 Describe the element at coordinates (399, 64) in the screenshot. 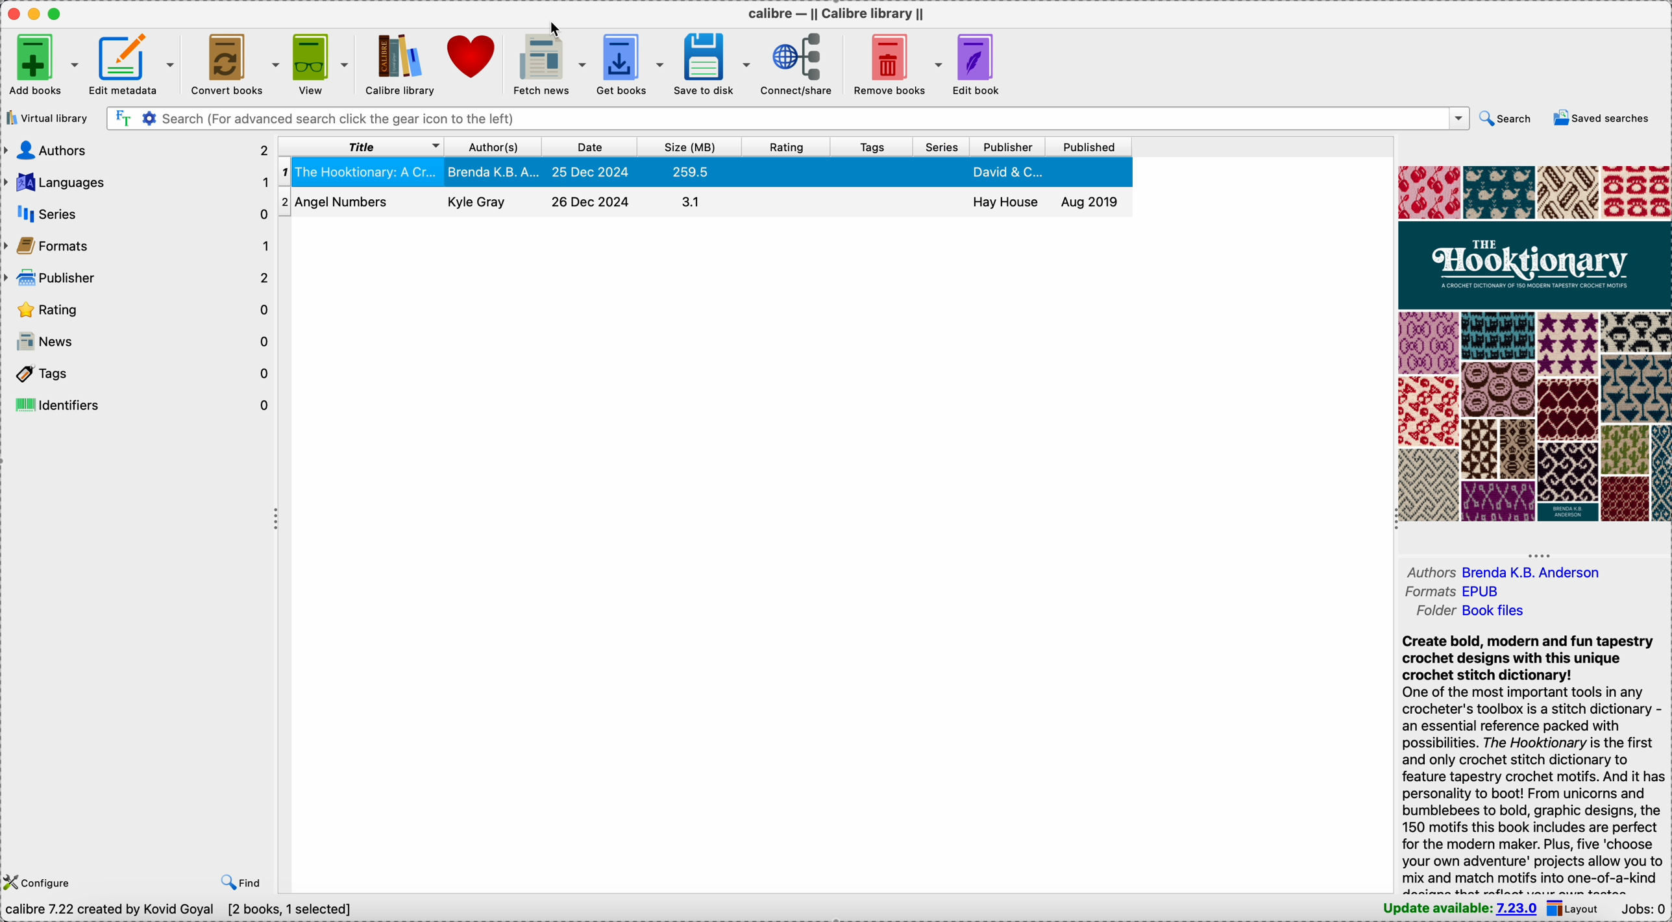

I see `Calibre library` at that location.